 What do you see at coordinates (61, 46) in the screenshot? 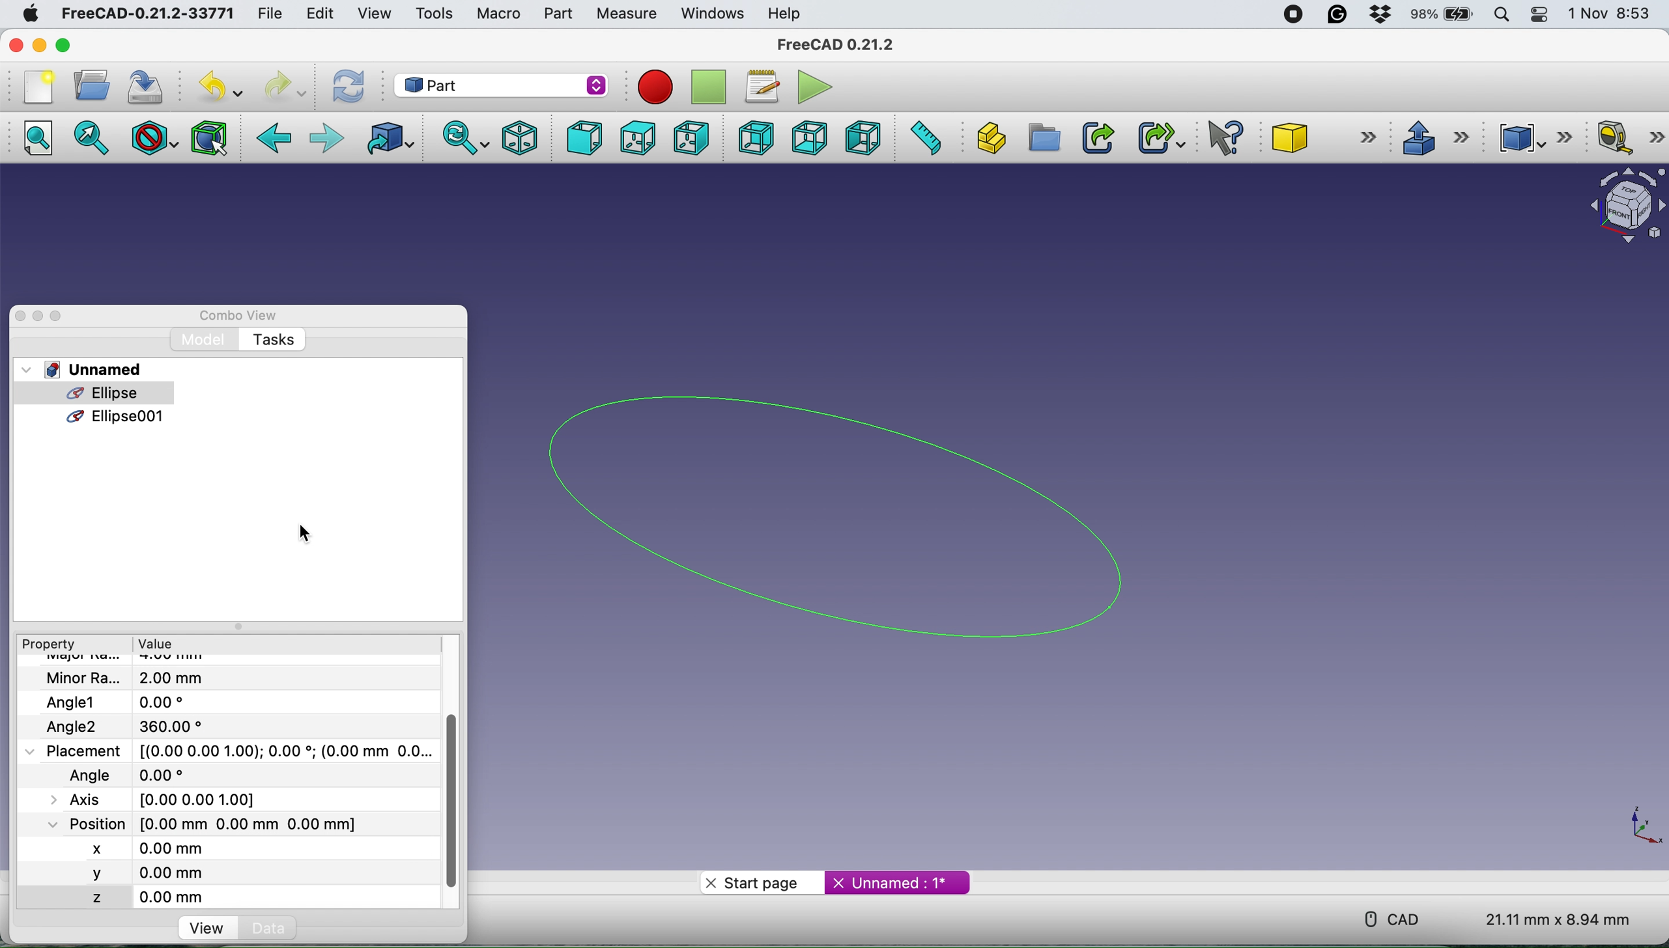
I see `maximise` at bounding box center [61, 46].